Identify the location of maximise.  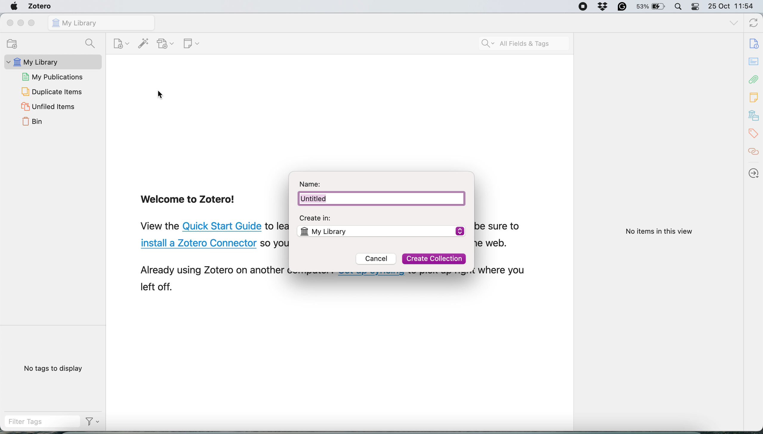
(32, 23).